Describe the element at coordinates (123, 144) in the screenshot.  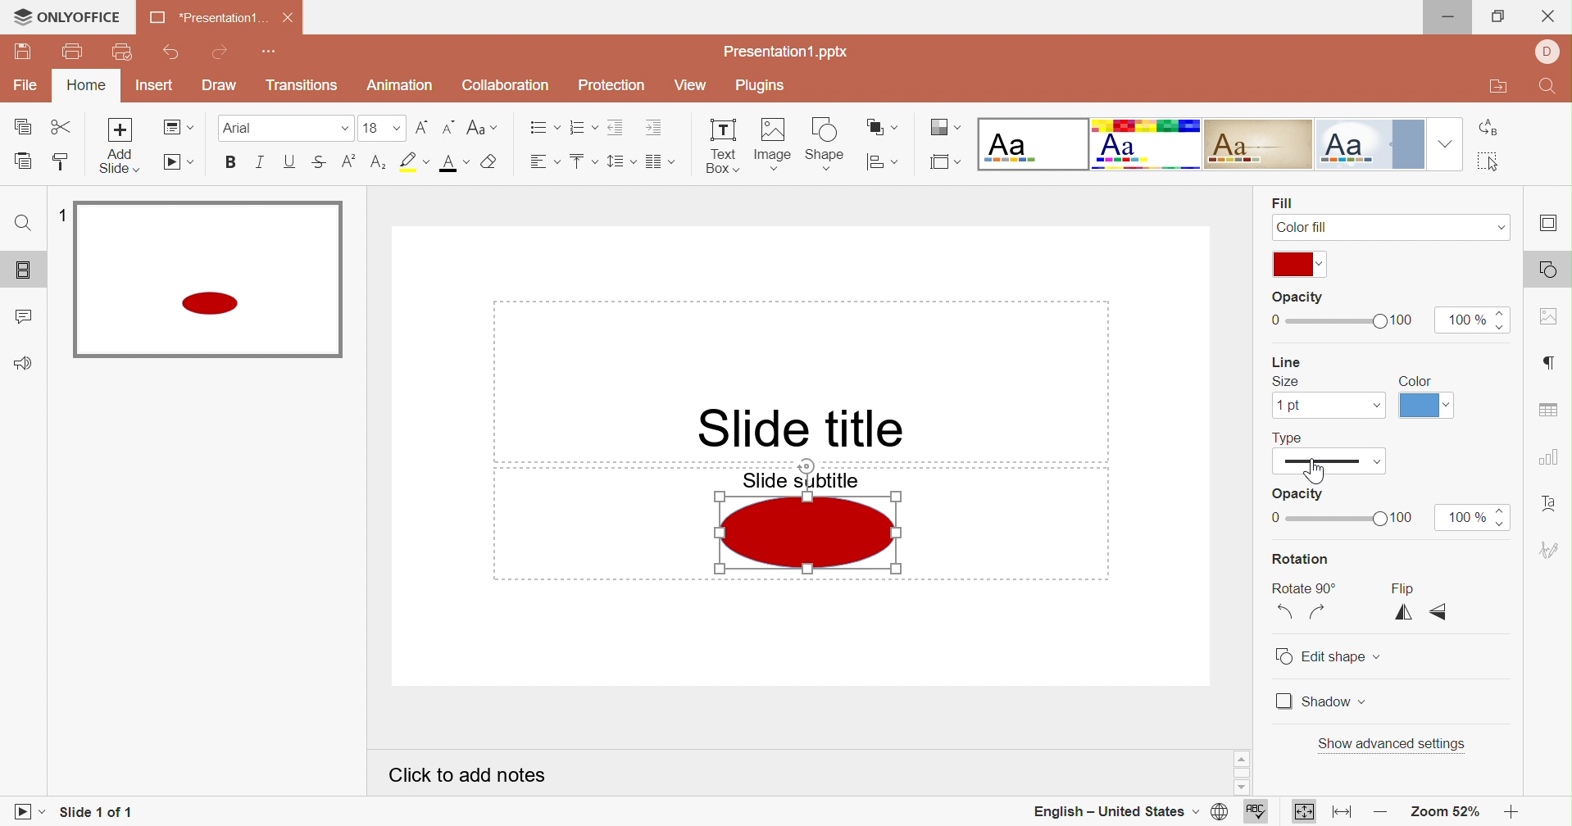
I see `Add Slide` at that location.